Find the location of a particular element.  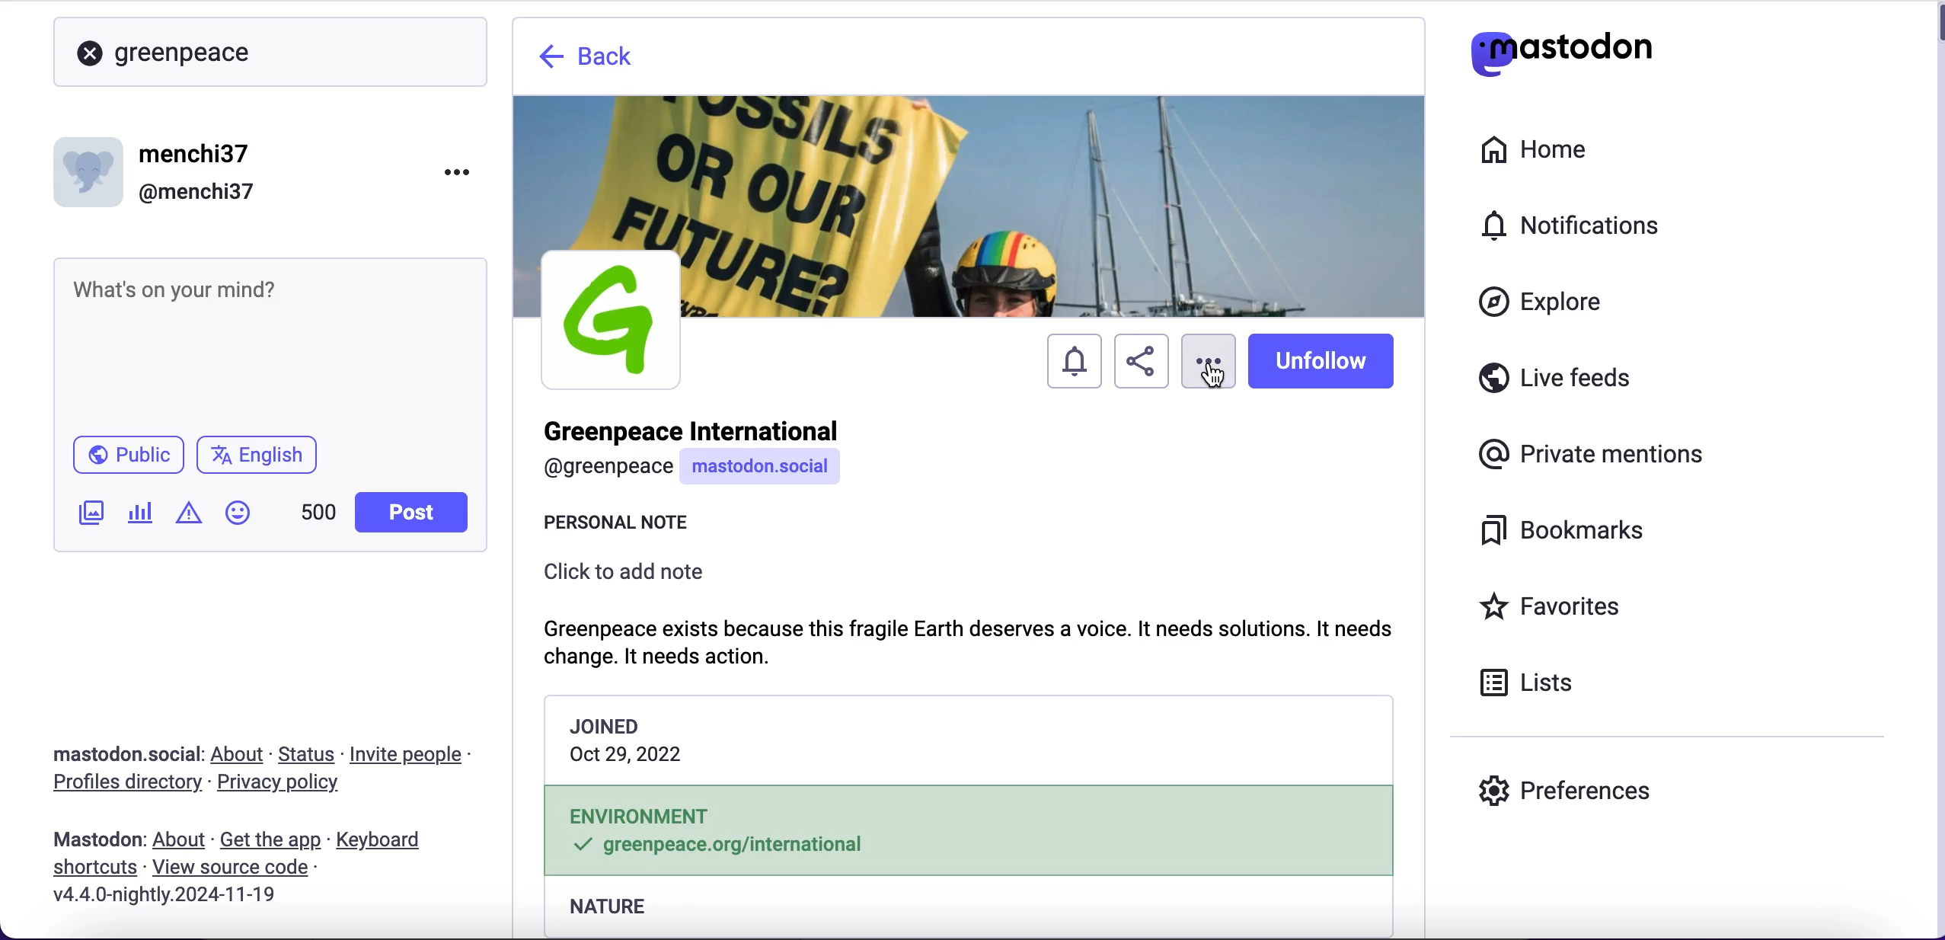

favorites is located at coordinates (1555, 609).